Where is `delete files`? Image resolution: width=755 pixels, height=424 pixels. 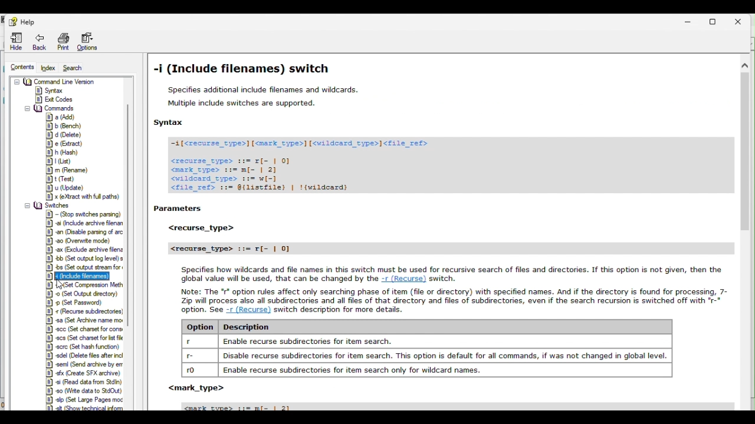
delete files is located at coordinates (84, 357).